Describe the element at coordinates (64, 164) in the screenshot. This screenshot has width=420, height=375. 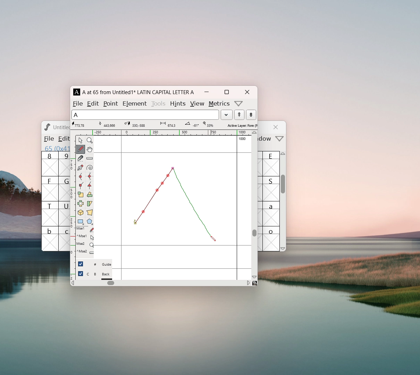
I see `9` at that location.